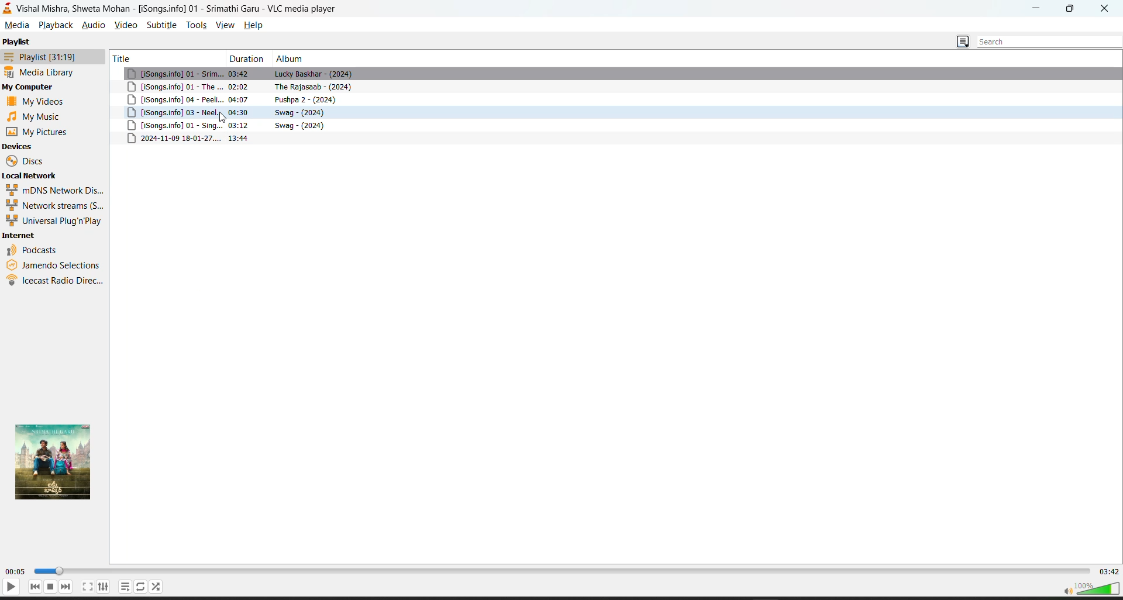 This screenshot has height=600, width=1123. What do you see at coordinates (29, 87) in the screenshot?
I see `my computer` at bounding box center [29, 87].